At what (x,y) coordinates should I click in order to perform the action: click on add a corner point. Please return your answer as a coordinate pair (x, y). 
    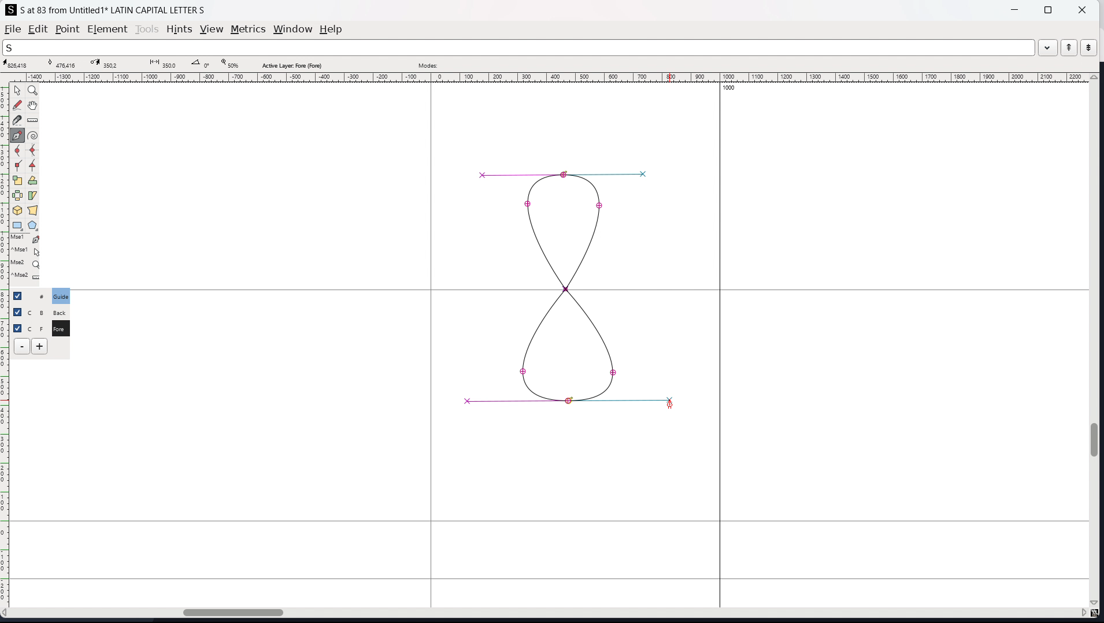
    Looking at the image, I should click on (18, 166).